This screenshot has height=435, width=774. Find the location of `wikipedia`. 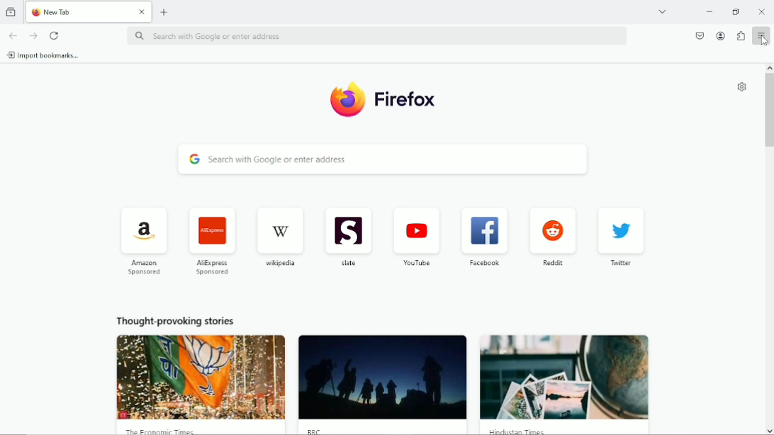

wikipedia is located at coordinates (281, 263).